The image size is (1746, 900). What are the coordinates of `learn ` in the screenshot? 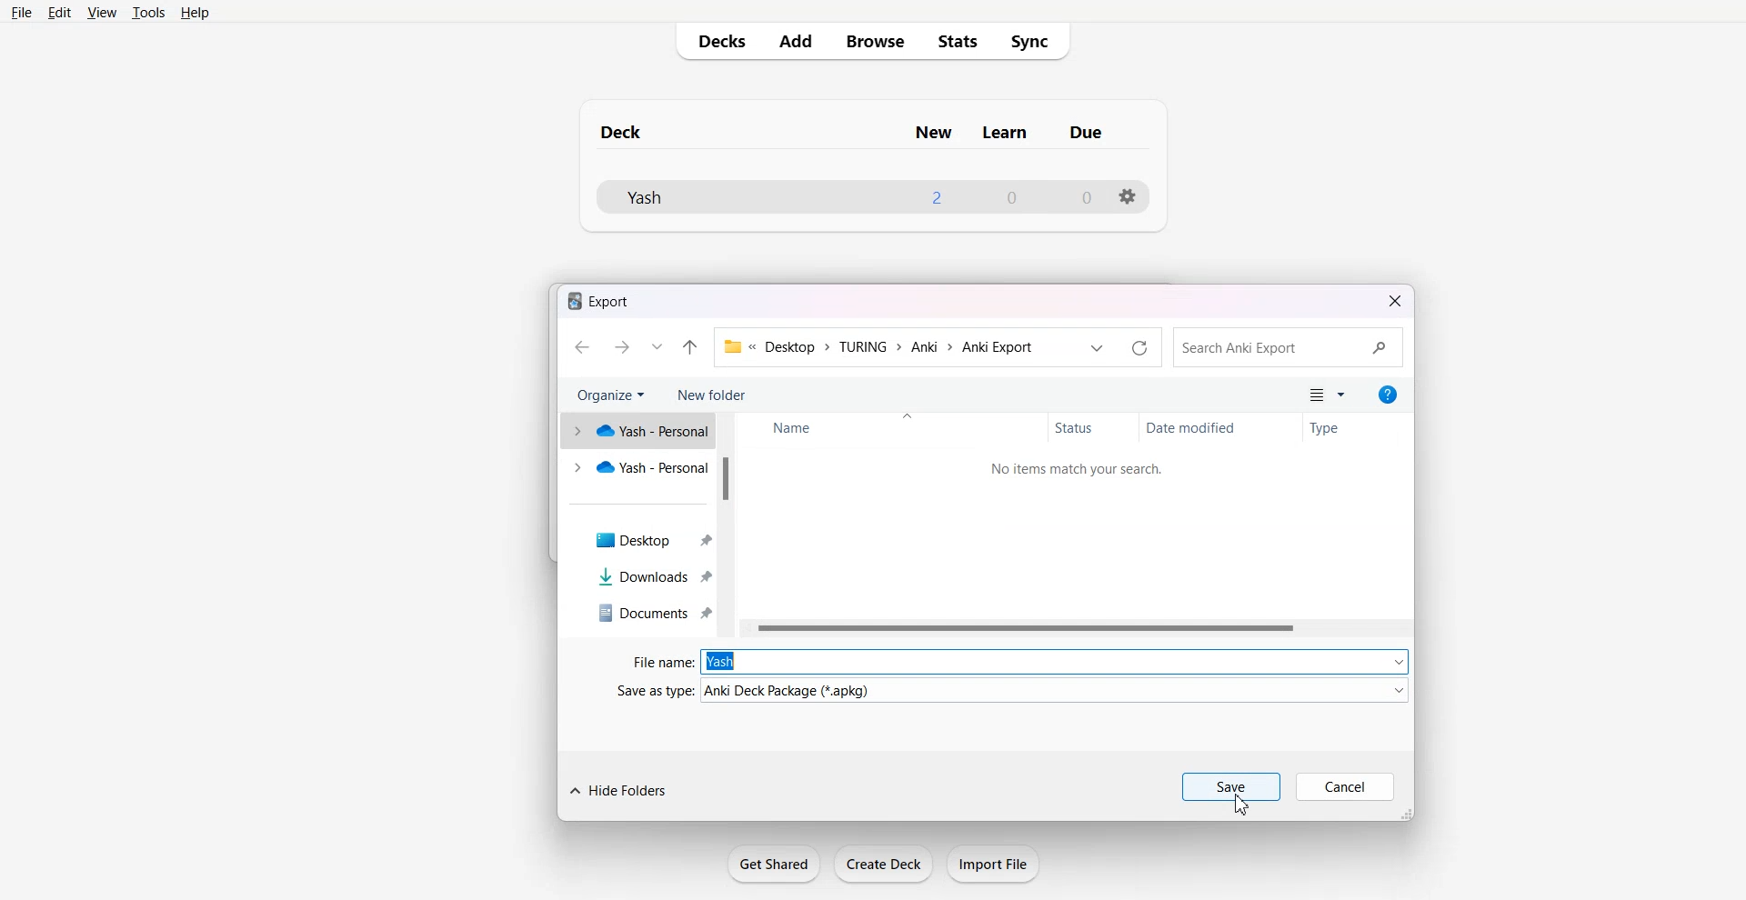 It's located at (1007, 133).